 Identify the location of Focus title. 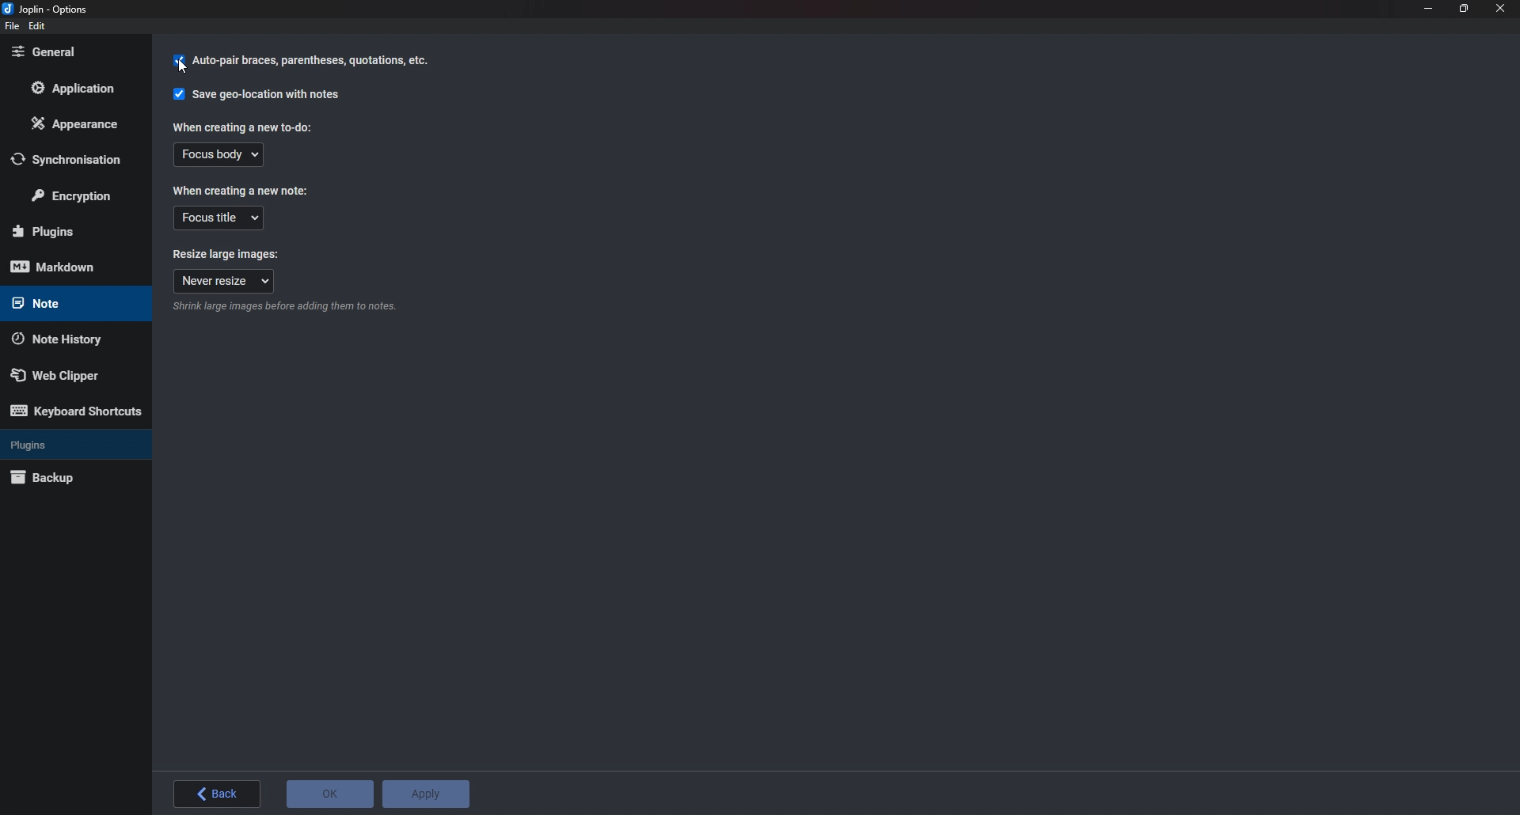
(218, 218).